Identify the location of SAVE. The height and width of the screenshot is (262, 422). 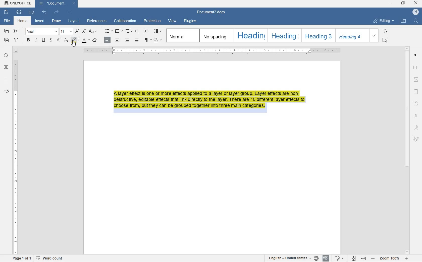
(6, 12).